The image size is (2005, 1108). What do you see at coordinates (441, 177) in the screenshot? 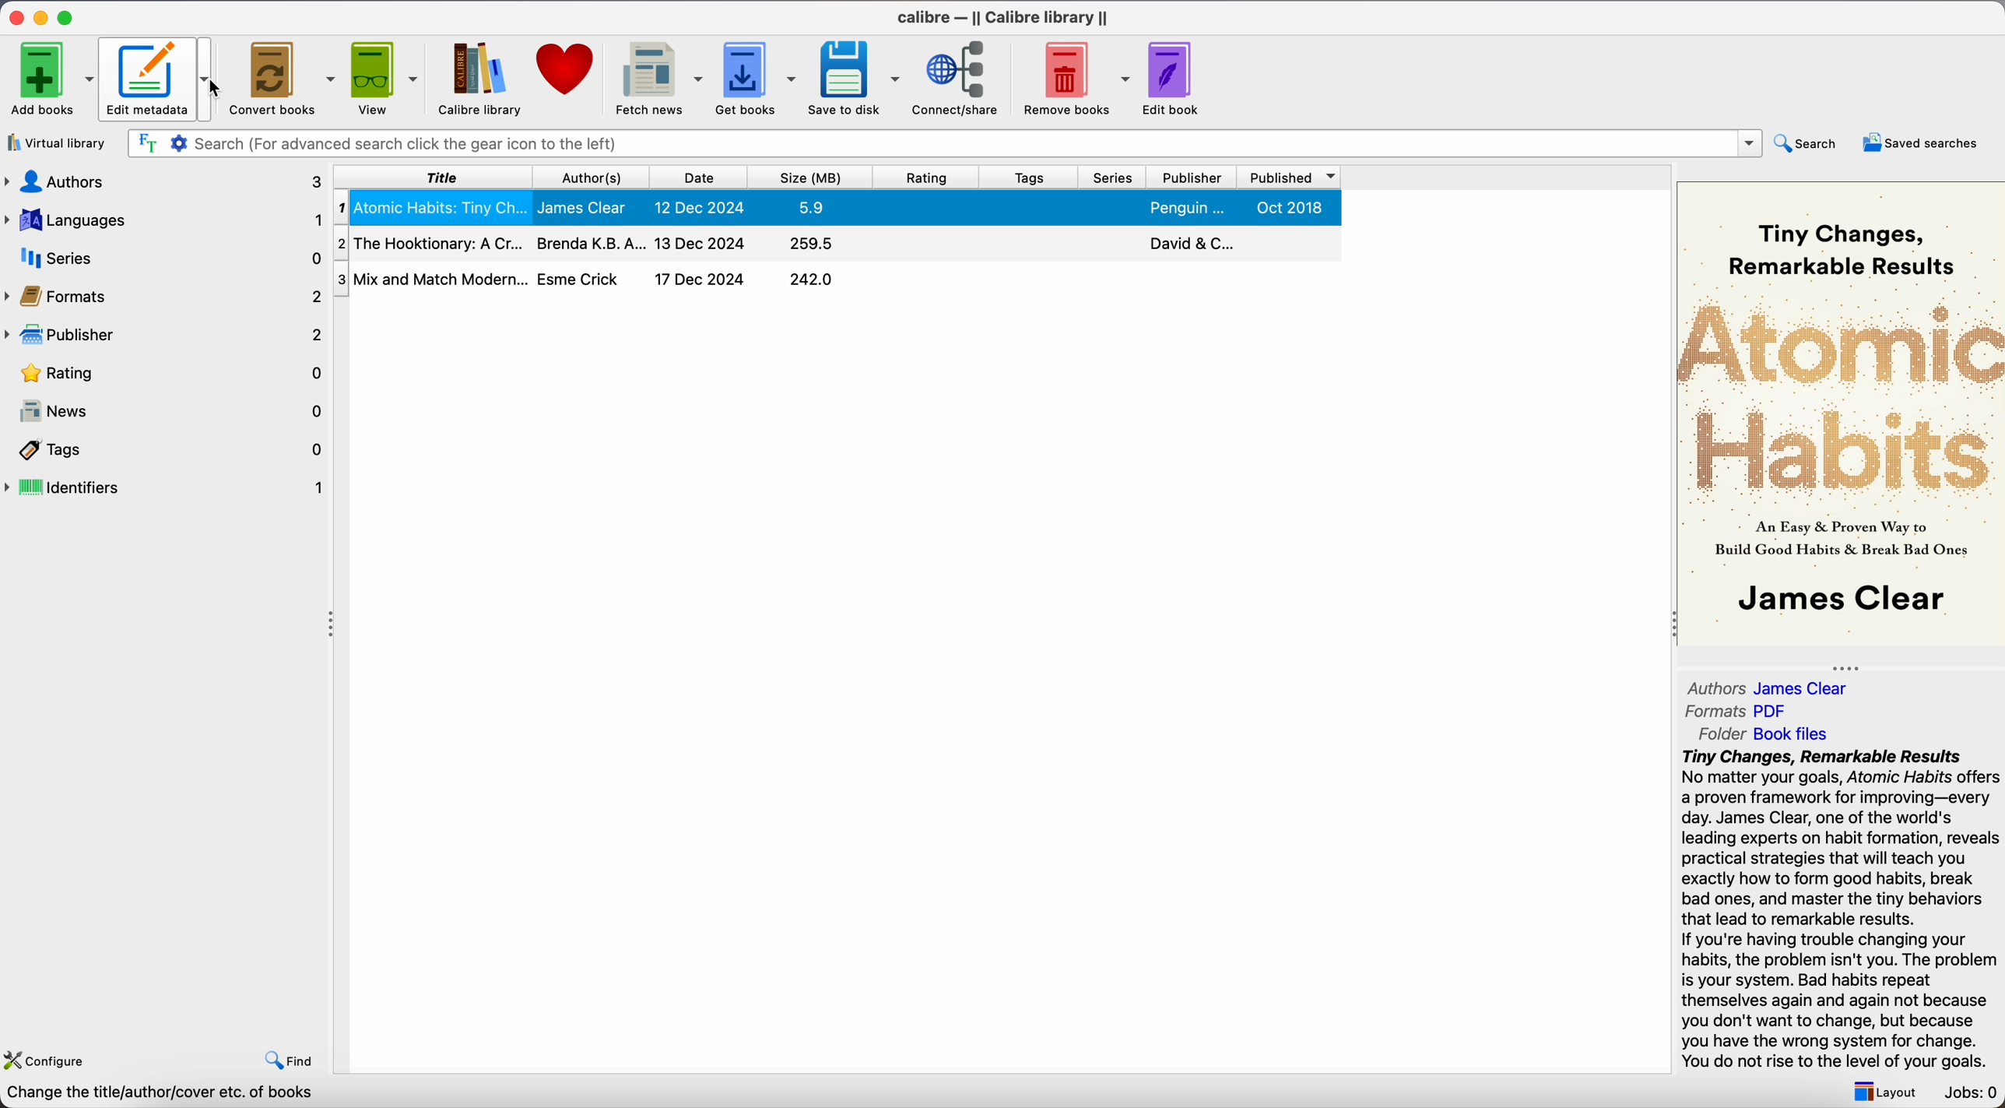
I see `title` at bounding box center [441, 177].